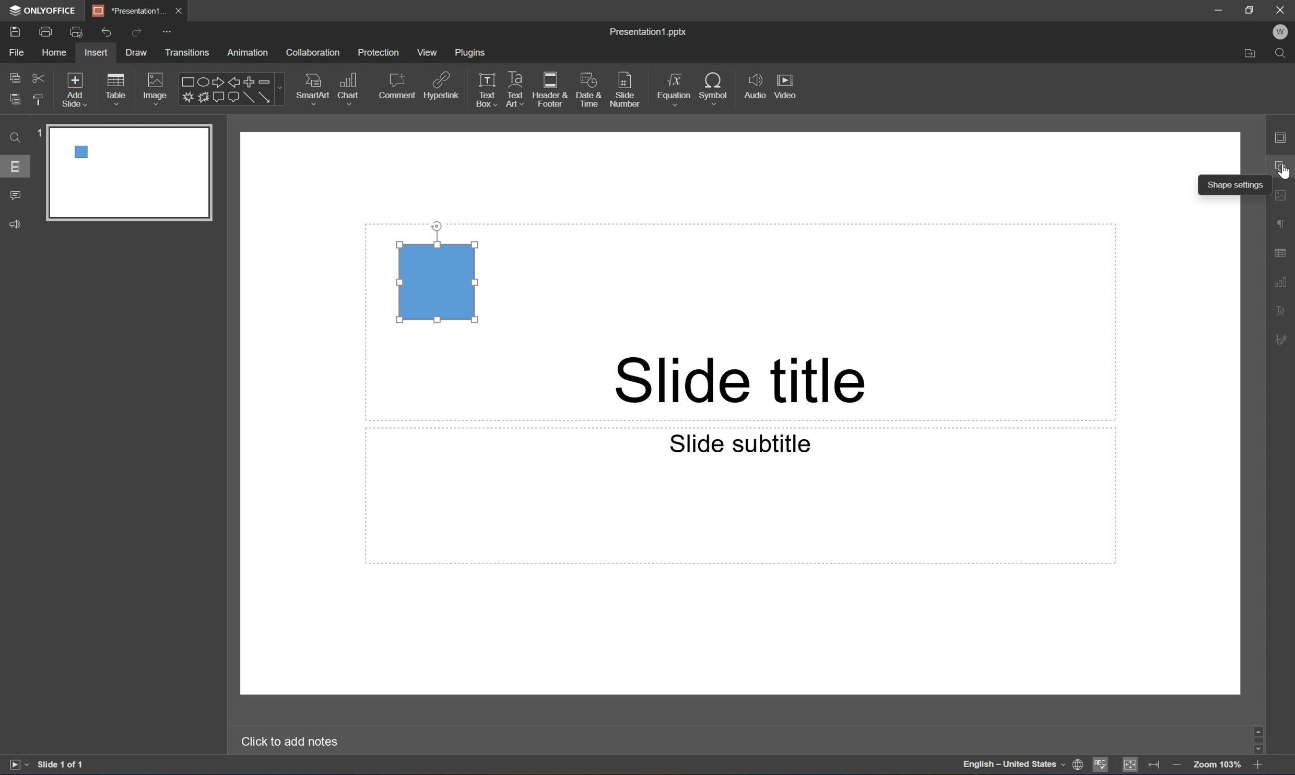 The height and width of the screenshot is (775, 1295). What do you see at coordinates (216, 82) in the screenshot?
I see `Right arrow` at bounding box center [216, 82].